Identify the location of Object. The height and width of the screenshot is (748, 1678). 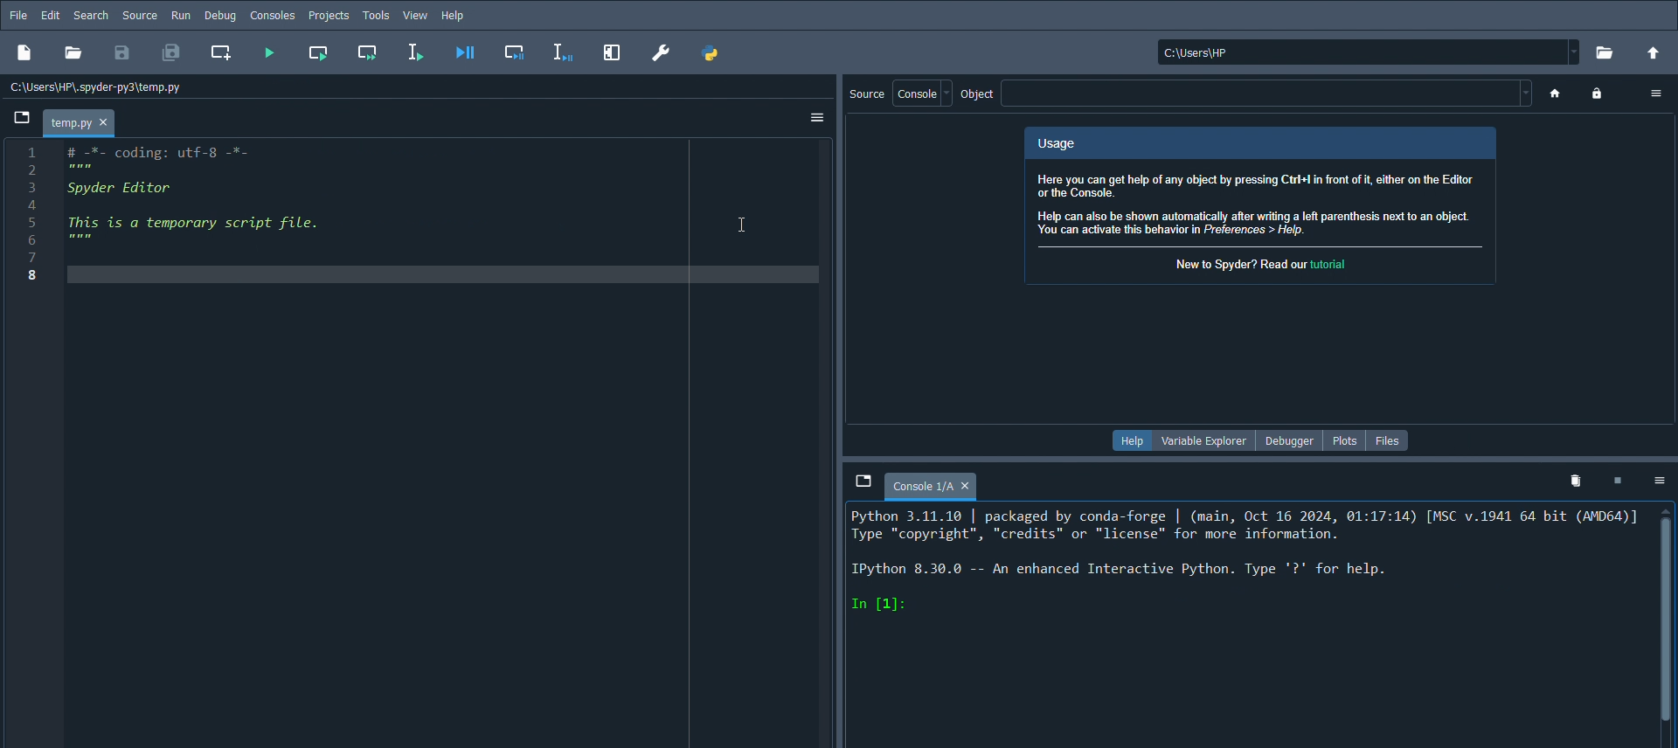
(978, 97).